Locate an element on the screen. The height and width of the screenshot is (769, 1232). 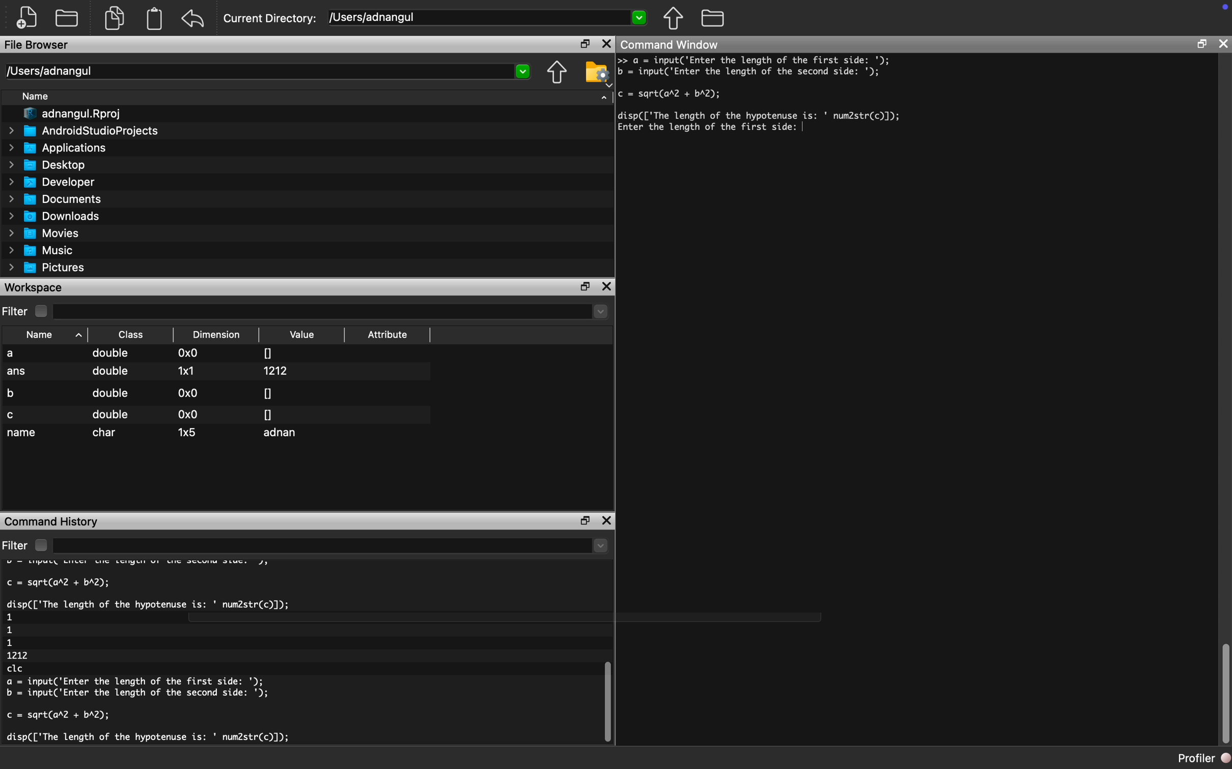
0 is located at coordinates (268, 352).